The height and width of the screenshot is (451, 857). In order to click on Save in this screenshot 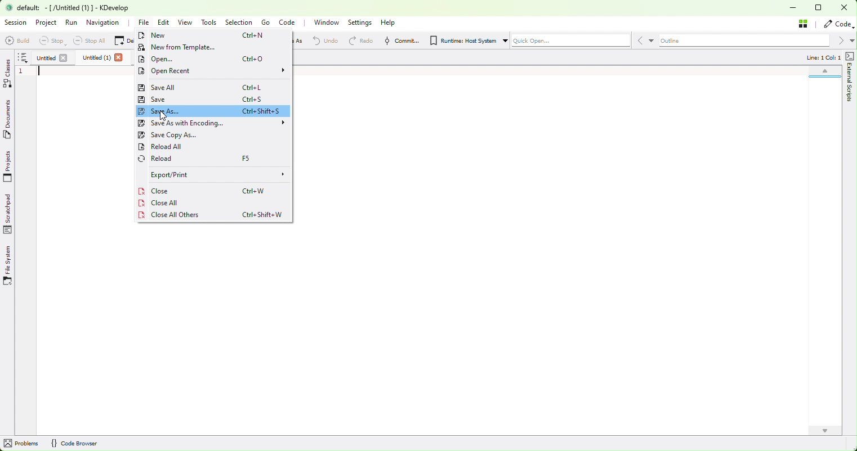, I will do `click(166, 100)`.